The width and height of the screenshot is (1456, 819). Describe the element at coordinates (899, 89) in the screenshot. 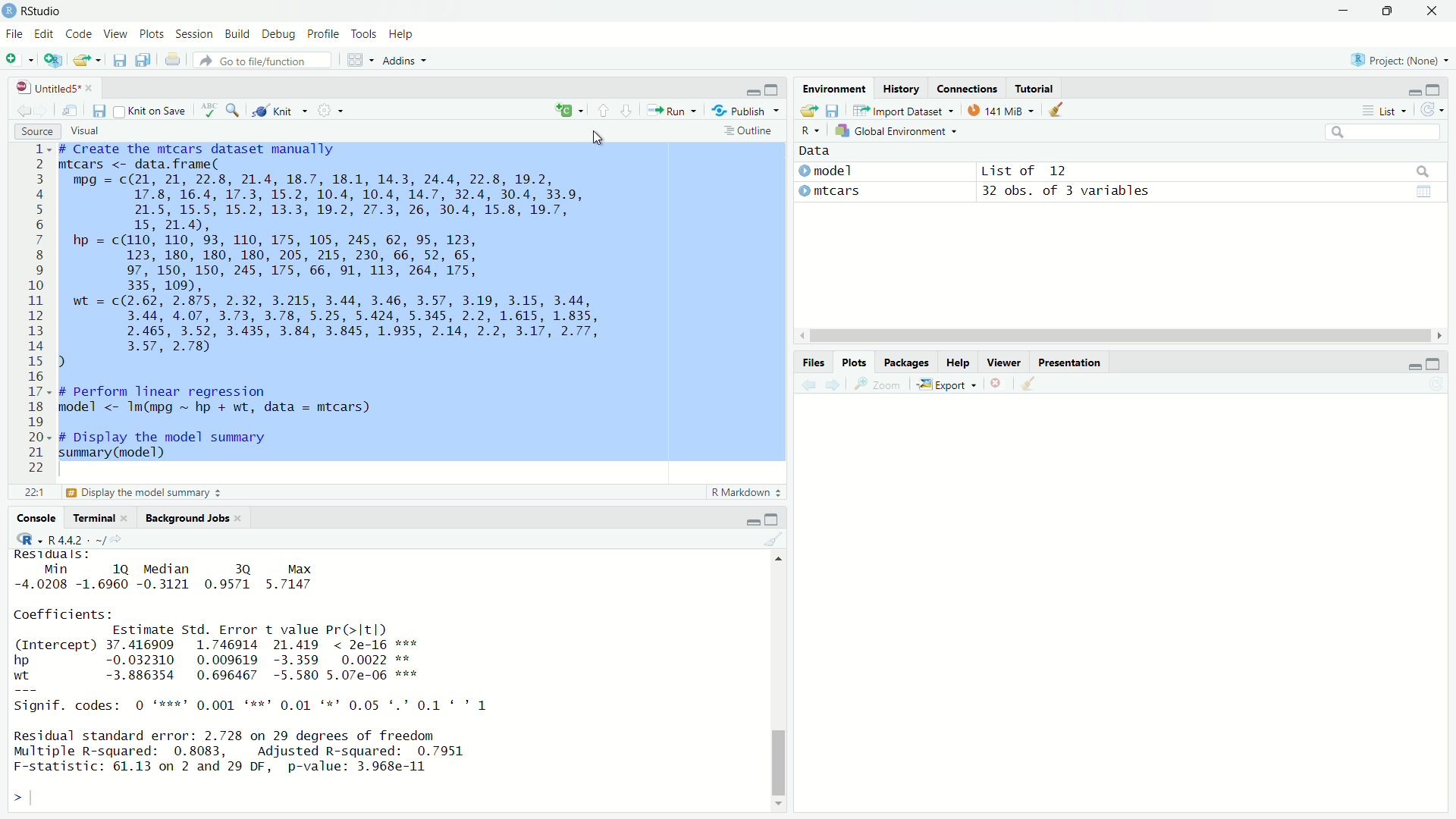

I see `History` at that location.